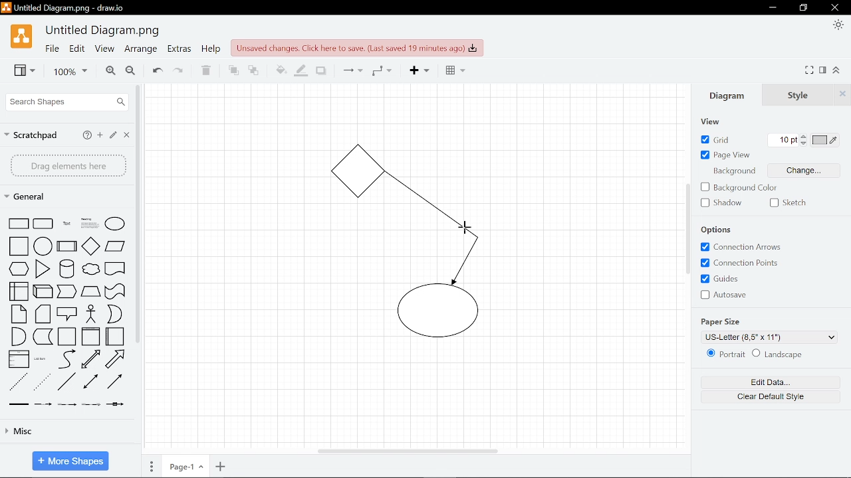 The image size is (851, 478). What do you see at coordinates (130, 71) in the screenshot?
I see `Zoom out` at bounding box center [130, 71].